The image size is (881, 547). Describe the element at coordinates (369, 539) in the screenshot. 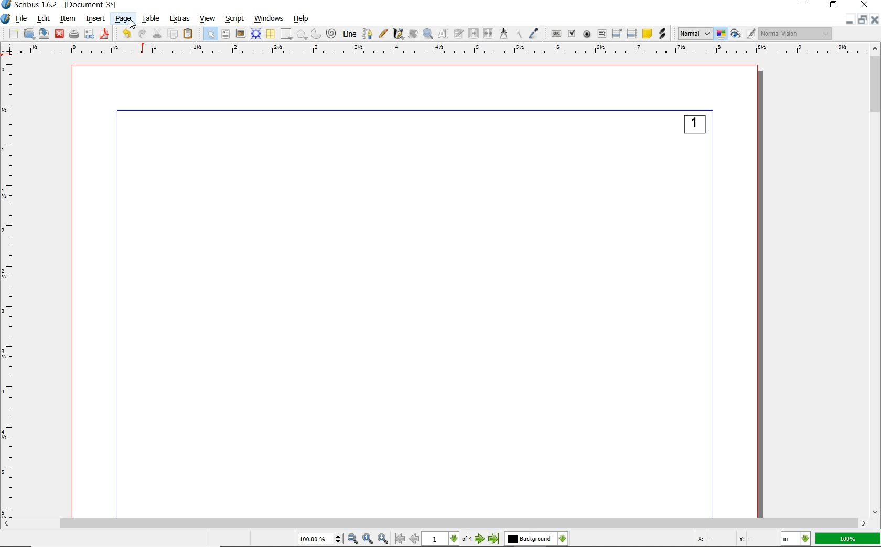

I see `zoom to 100%` at that location.